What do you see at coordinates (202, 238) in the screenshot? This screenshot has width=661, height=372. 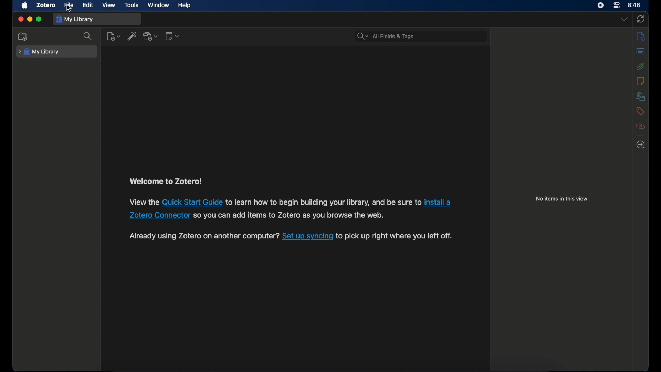 I see `software information` at bounding box center [202, 238].